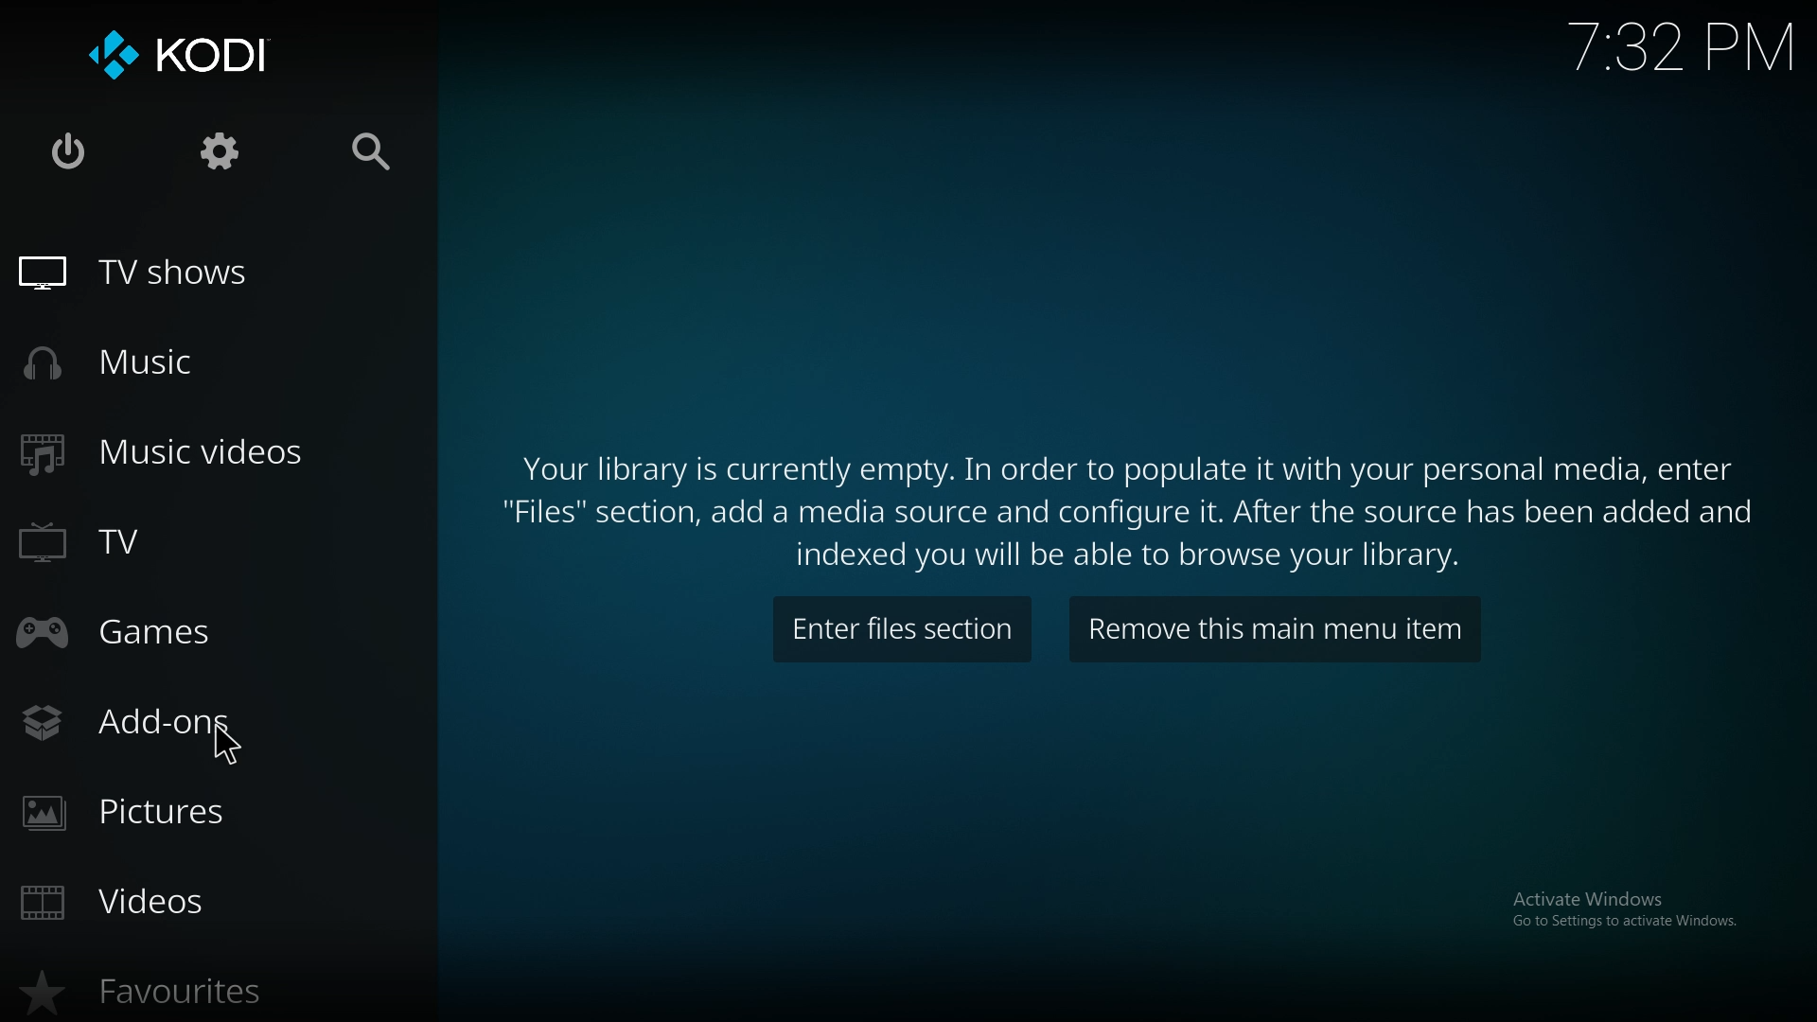 This screenshot has width=1817, height=1022. I want to click on remove item, so click(1279, 631).